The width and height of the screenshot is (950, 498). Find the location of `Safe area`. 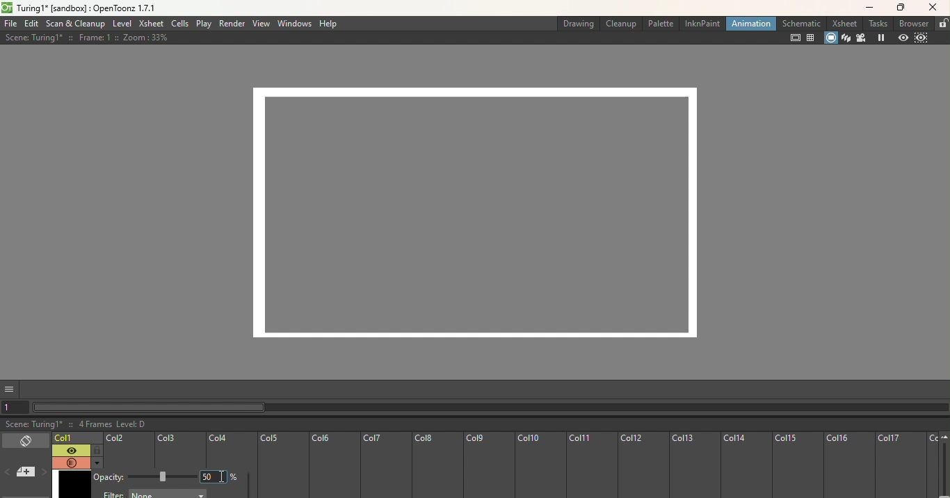

Safe area is located at coordinates (792, 38).